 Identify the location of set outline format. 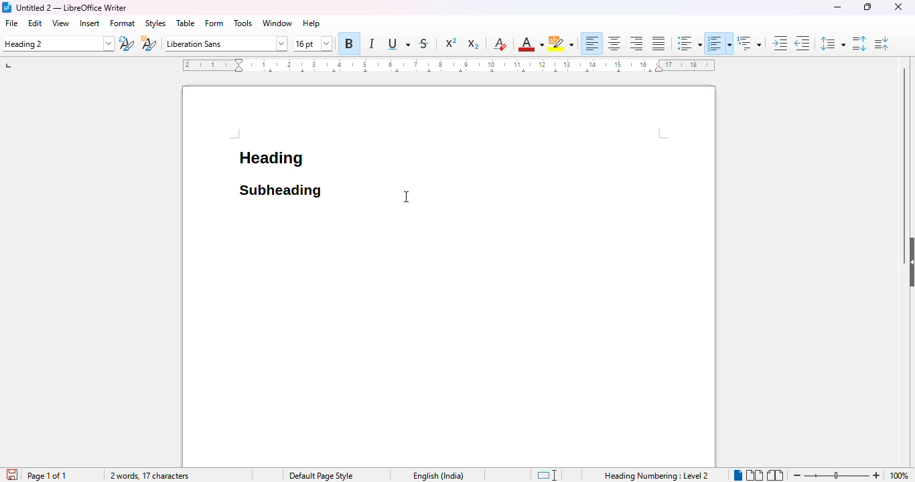
(749, 43).